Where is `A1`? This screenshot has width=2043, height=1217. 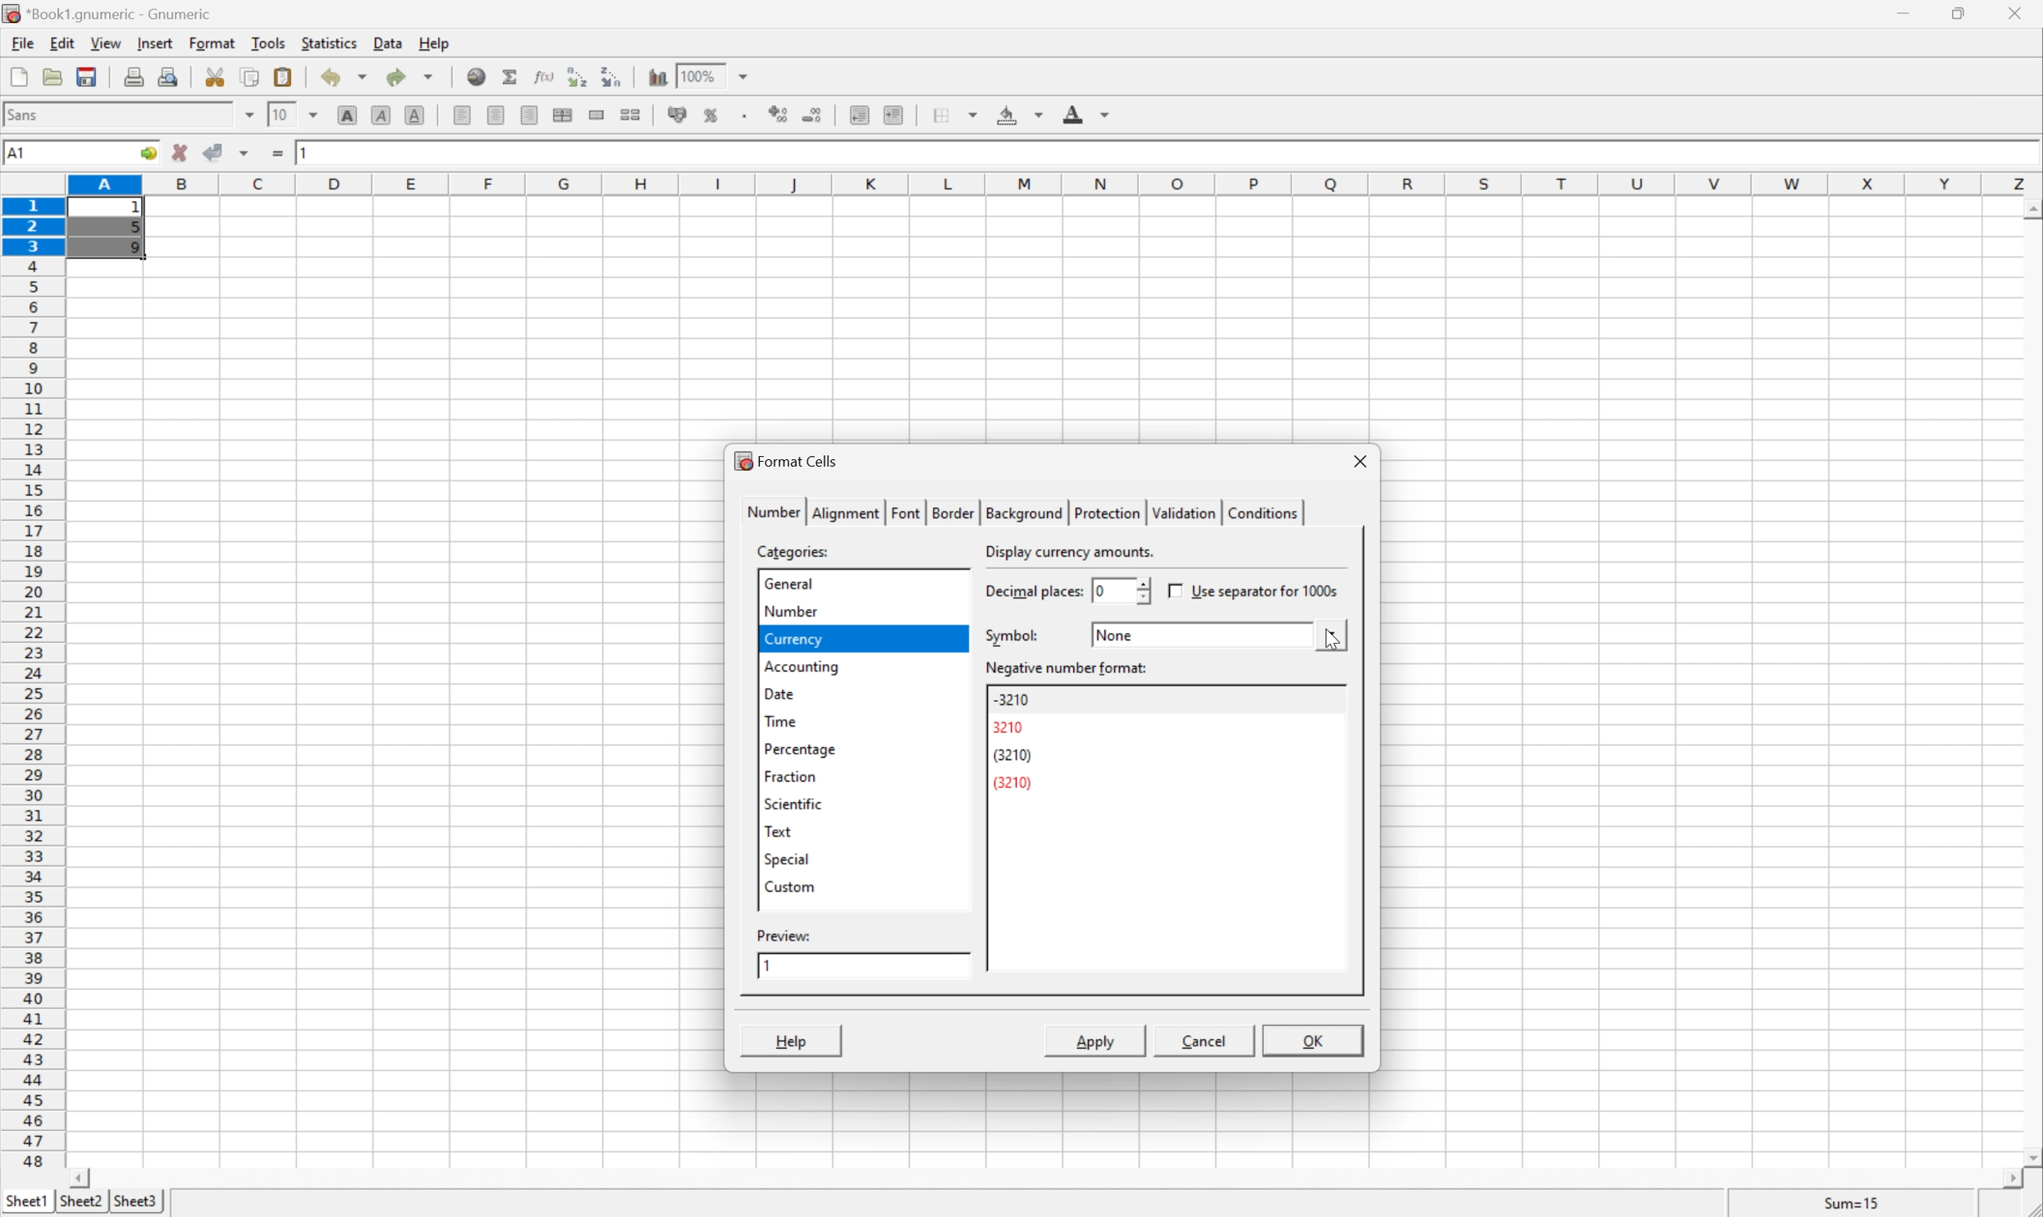
A1 is located at coordinates (20, 153).